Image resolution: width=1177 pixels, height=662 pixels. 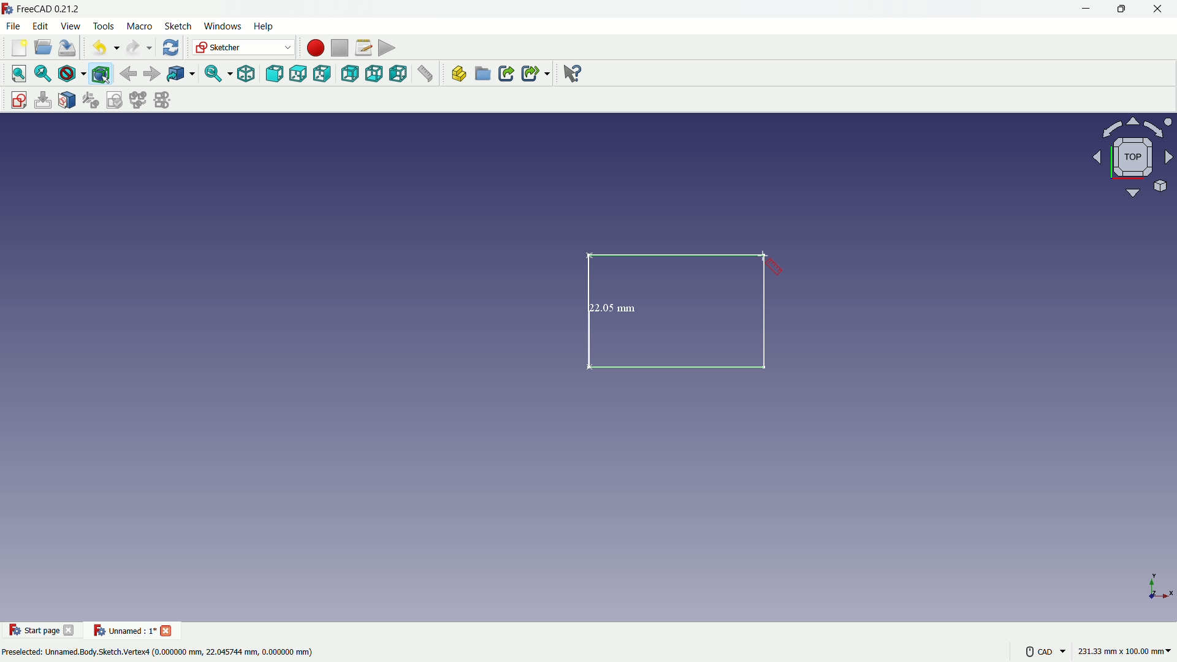 I want to click on help extension, so click(x=573, y=74).